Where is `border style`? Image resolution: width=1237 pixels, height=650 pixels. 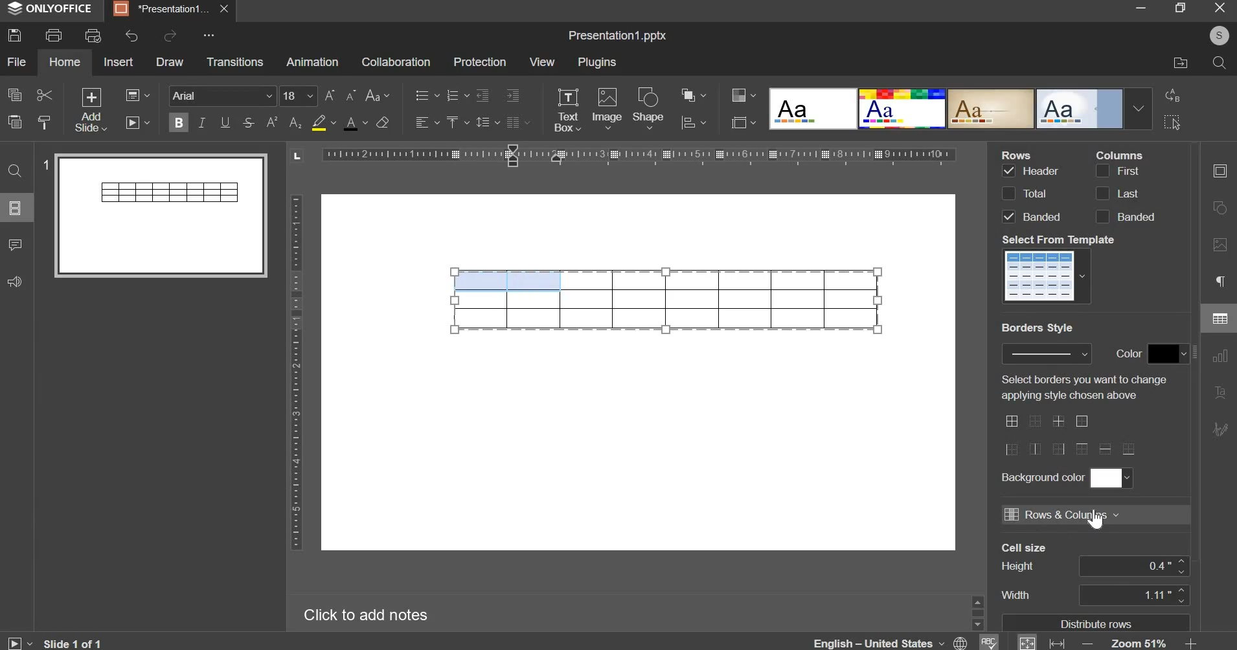 border style is located at coordinates (1071, 434).